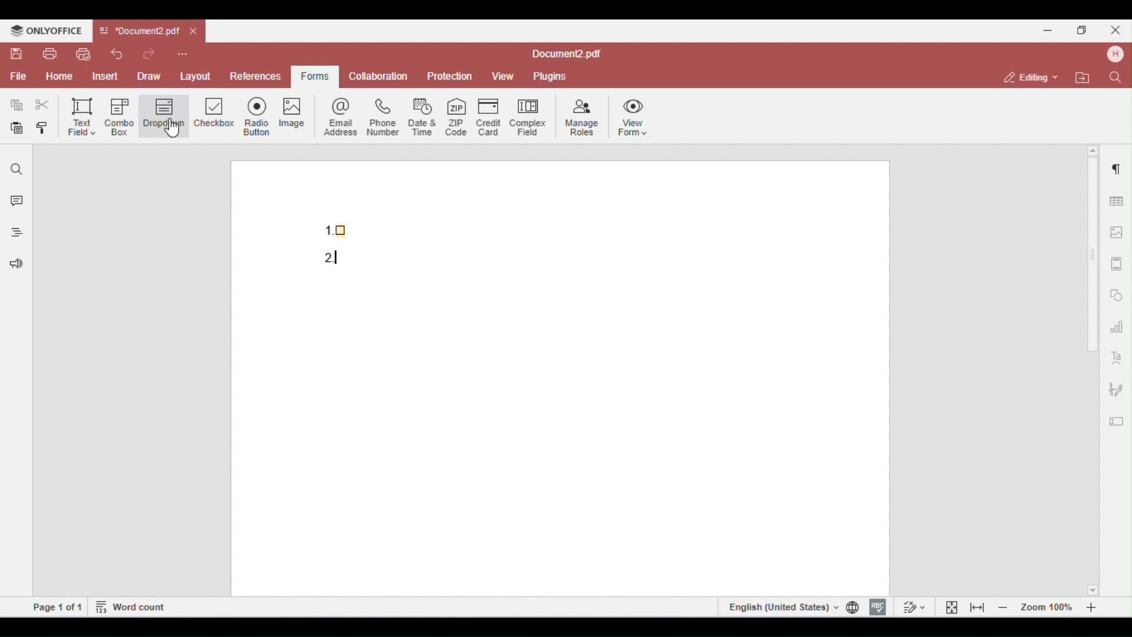  What do you see at coordinates (491, 116) in the screenshot?
I see `credit card` at bounding box center [491, 116].